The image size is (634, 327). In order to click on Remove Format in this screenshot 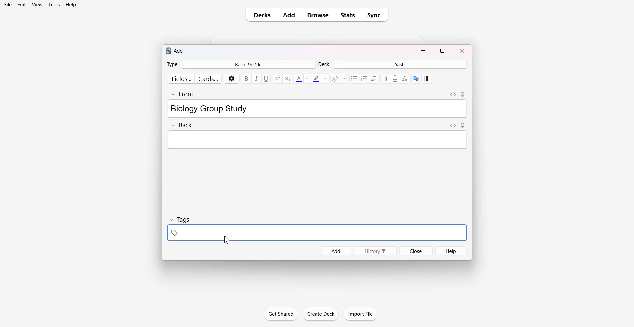, I will do `click(338, 78)`.